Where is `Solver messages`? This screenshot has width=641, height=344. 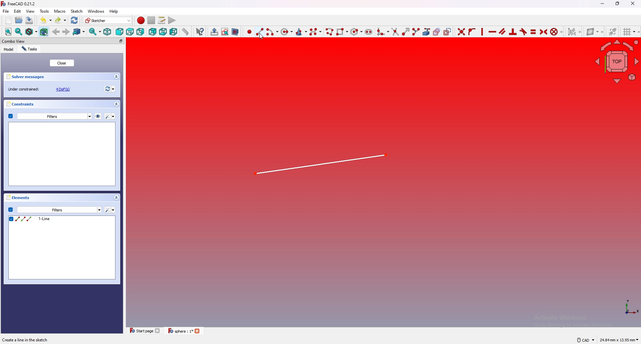 Solver messages is located at coordinates (63, 76).